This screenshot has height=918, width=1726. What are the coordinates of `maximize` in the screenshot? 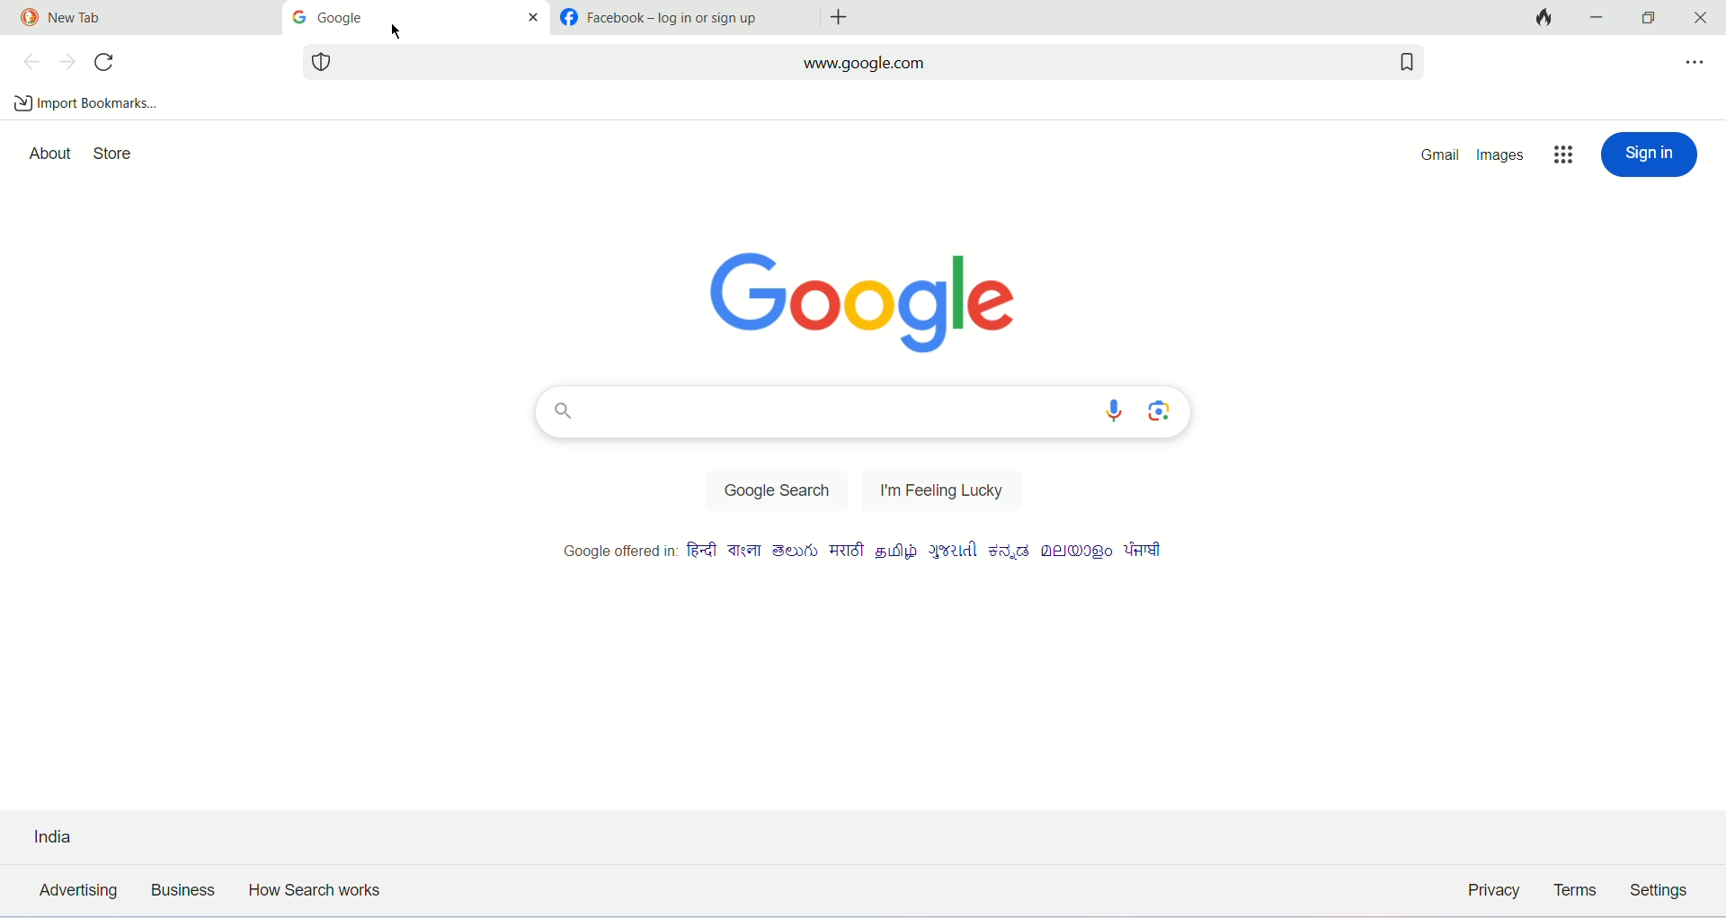 It's located at (1647, 19).